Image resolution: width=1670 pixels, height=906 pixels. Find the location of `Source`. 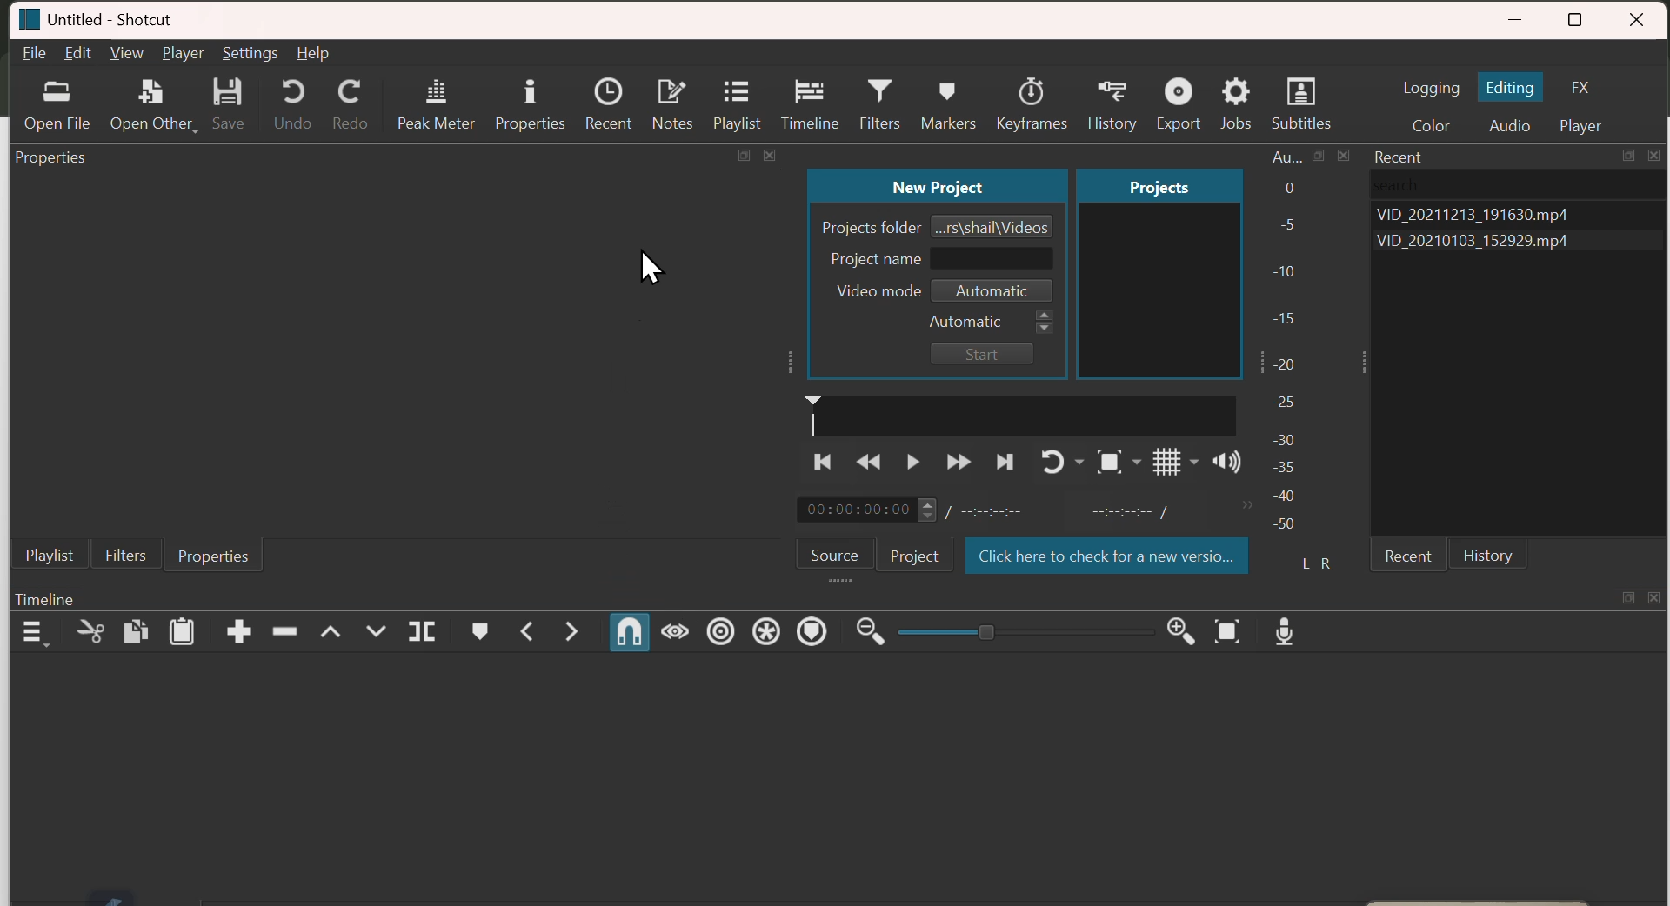

Source is located at coordinates (833, 554).